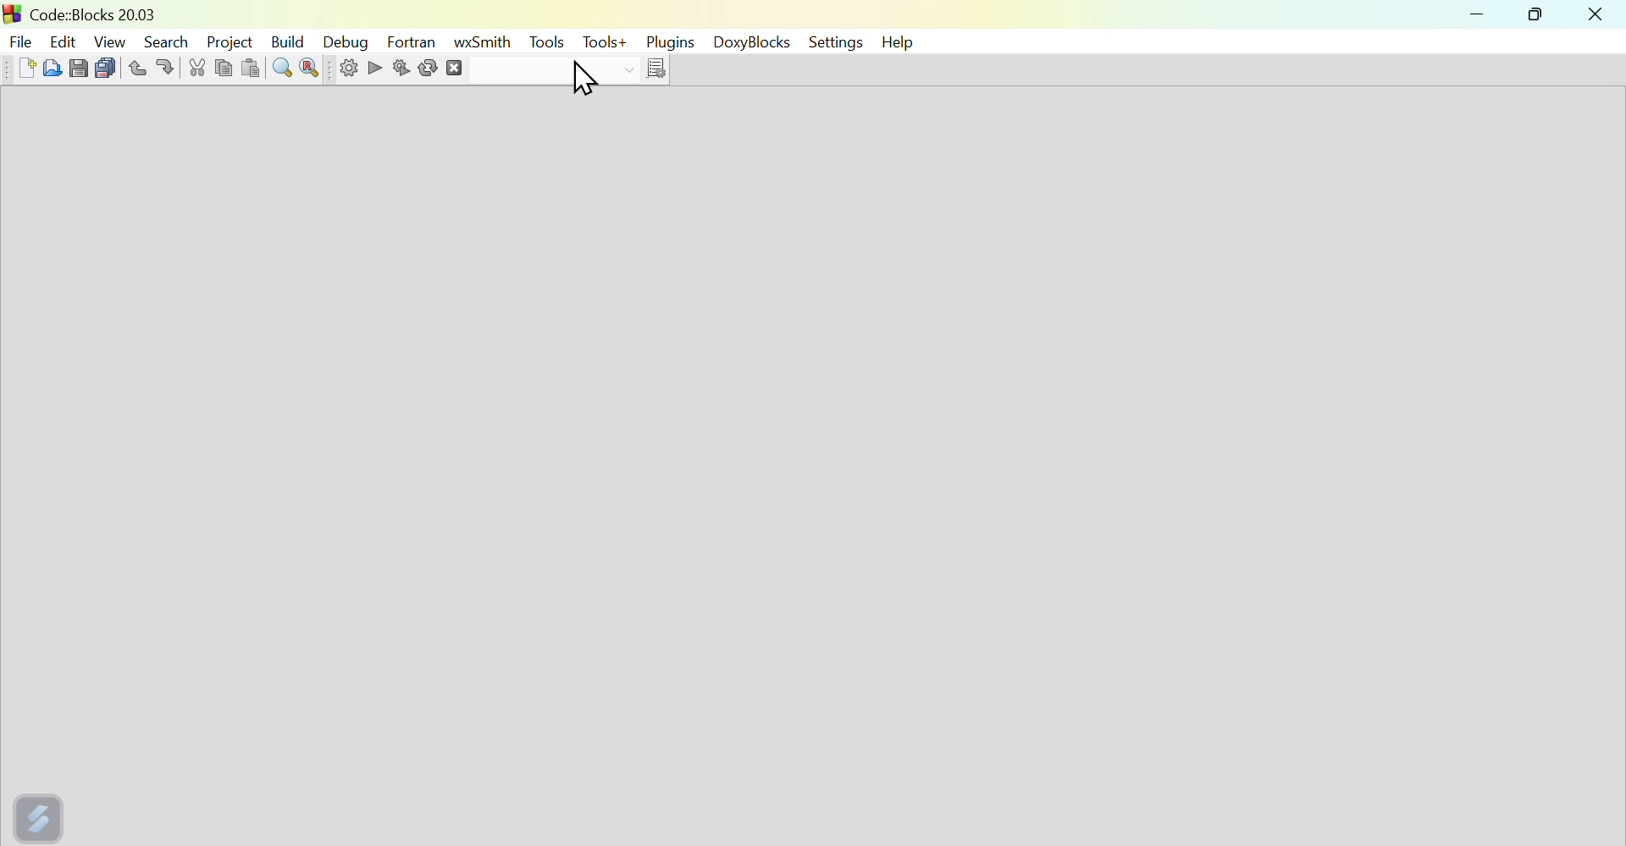 This screenshot has width=1626, height=846. What do you see at coordinates (41, 815) in the screenshot?
I see `screexpert` at bounding box center [41, 815].